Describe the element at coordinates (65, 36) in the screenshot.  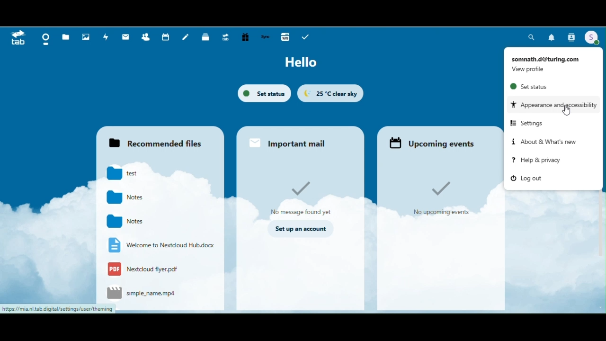
I see `Files` at that location.